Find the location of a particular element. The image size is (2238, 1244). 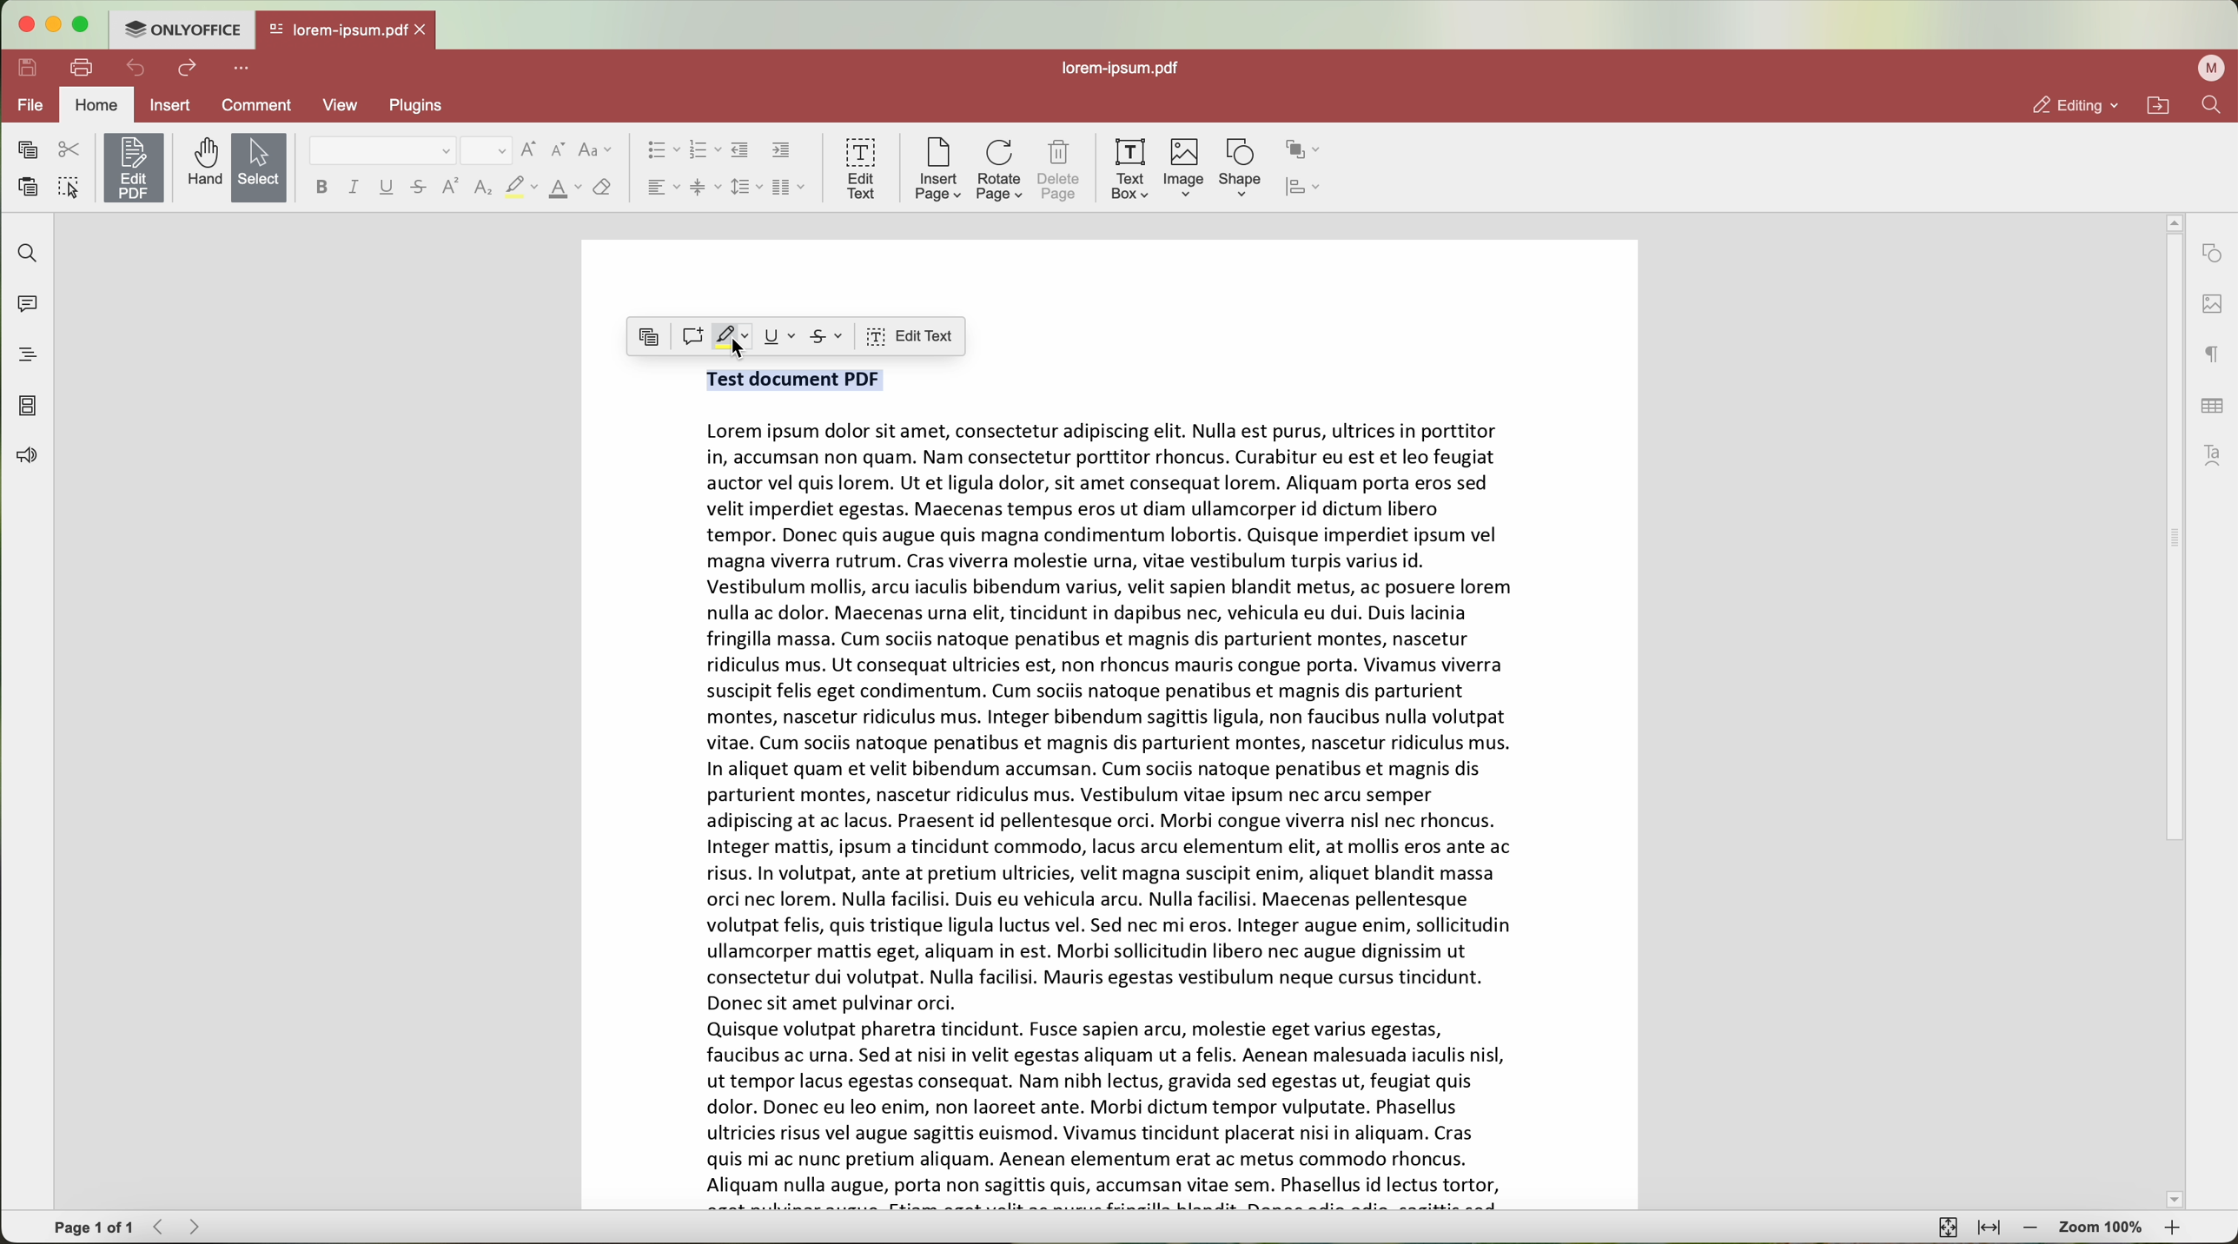

zoom out is located at coordinates (2035, 1231).